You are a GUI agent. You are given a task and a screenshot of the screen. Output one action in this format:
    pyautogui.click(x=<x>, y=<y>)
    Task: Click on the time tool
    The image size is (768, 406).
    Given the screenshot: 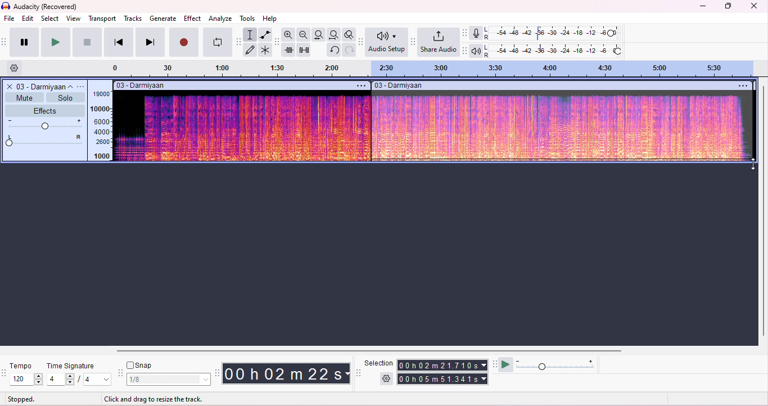 What is the action you would take?
    pyautogui.click(x=217, y=372)
    